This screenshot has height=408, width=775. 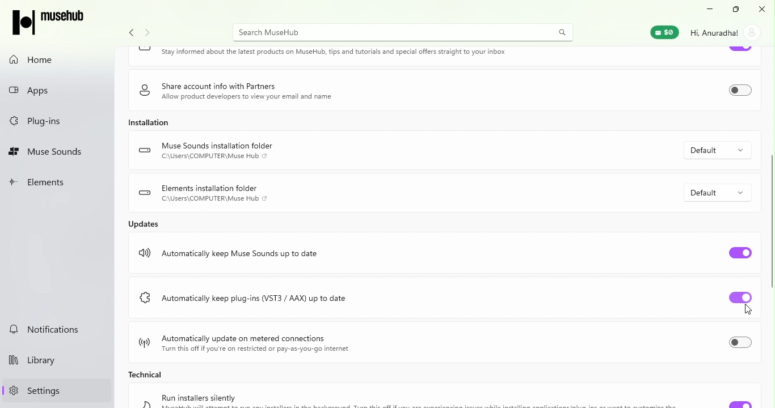 What do you see at coordinates (739, 50) in the screenshot?
I see `Toggle` at bounding box center [739, 50].